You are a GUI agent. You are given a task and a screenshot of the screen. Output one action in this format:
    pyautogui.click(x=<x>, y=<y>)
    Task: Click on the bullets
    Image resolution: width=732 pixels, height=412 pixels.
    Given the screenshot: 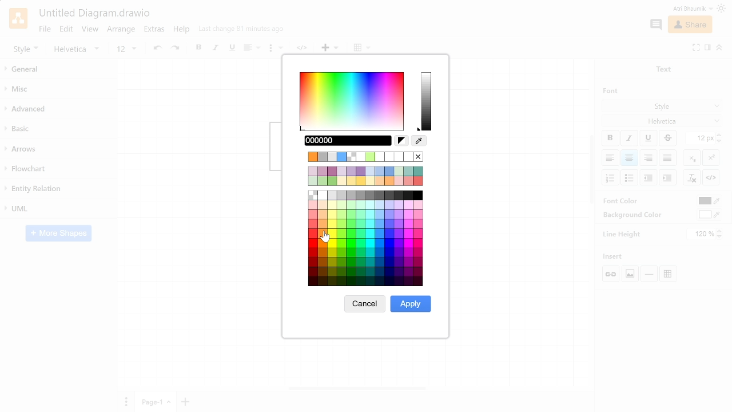 What is the action you would take?
    pyautogui.click(x=275, y=50)
    